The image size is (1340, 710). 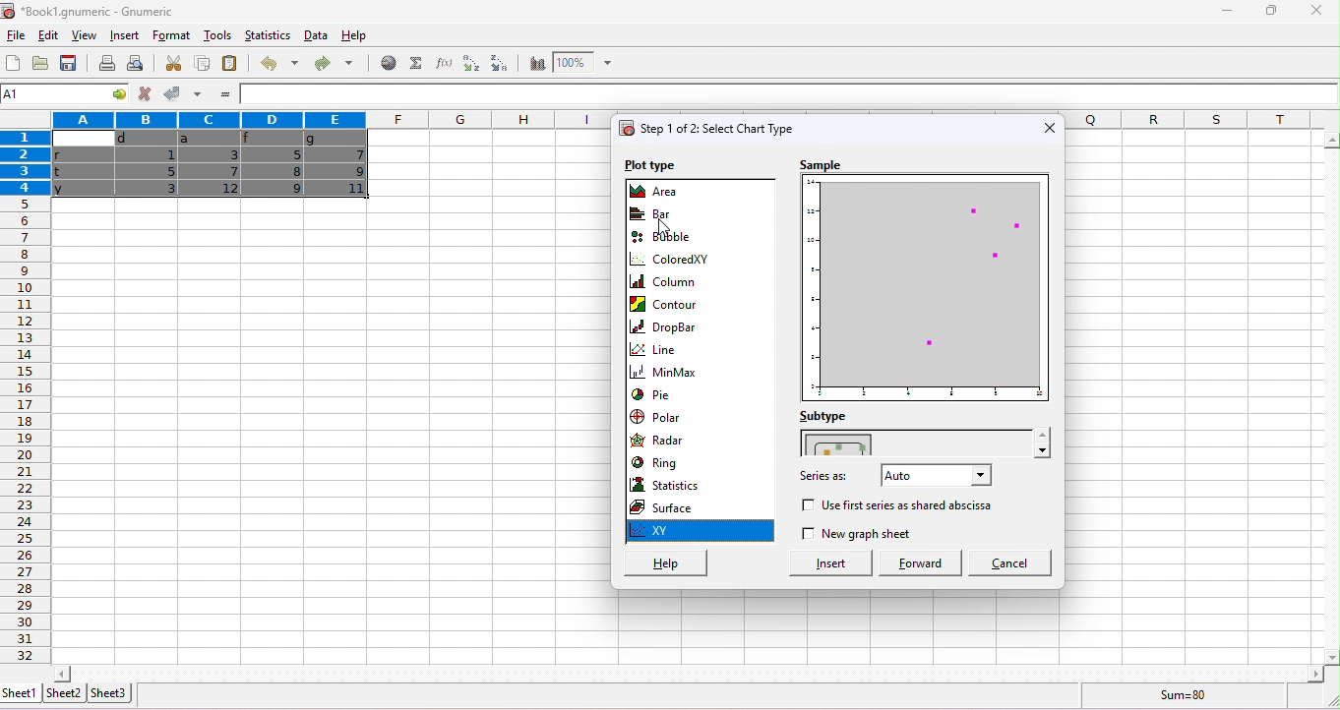 I want to click on minimize, so click(x=1227, y=14).